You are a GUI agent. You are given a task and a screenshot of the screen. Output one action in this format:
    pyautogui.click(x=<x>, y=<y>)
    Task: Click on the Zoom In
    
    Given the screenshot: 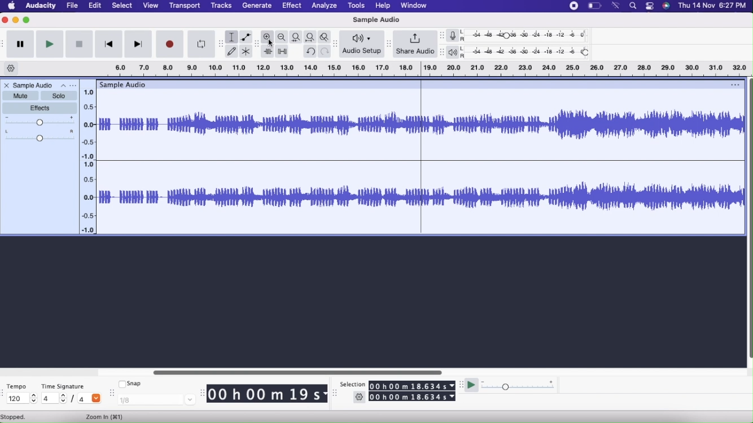 What is the action you would take?
    pyautogui.click(x=268, y=37)
    